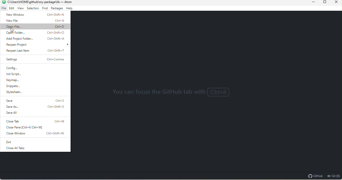  I want to click on new file, so click(34, 21).